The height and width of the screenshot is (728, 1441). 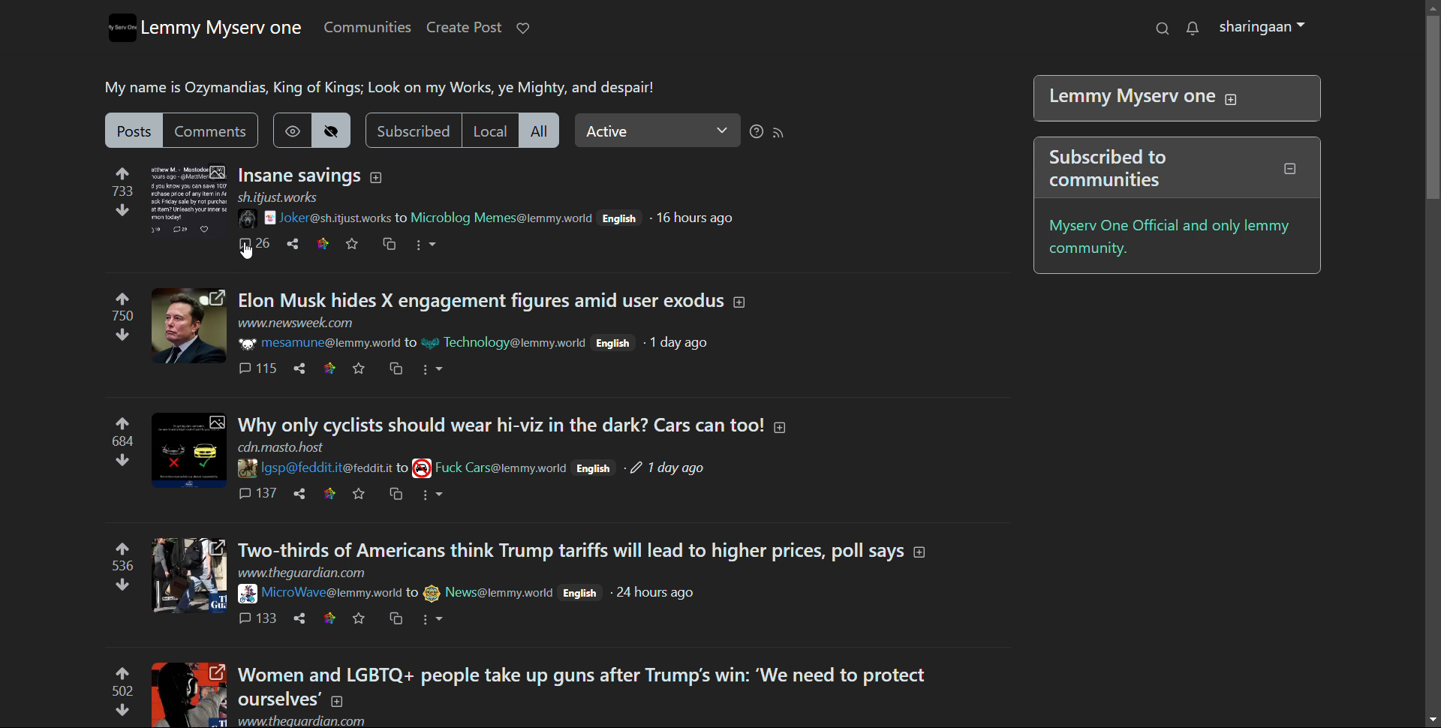 What do you see at coordinates (119, 441) in the screenshot?
I see `684` at bounding box center [119, 441].